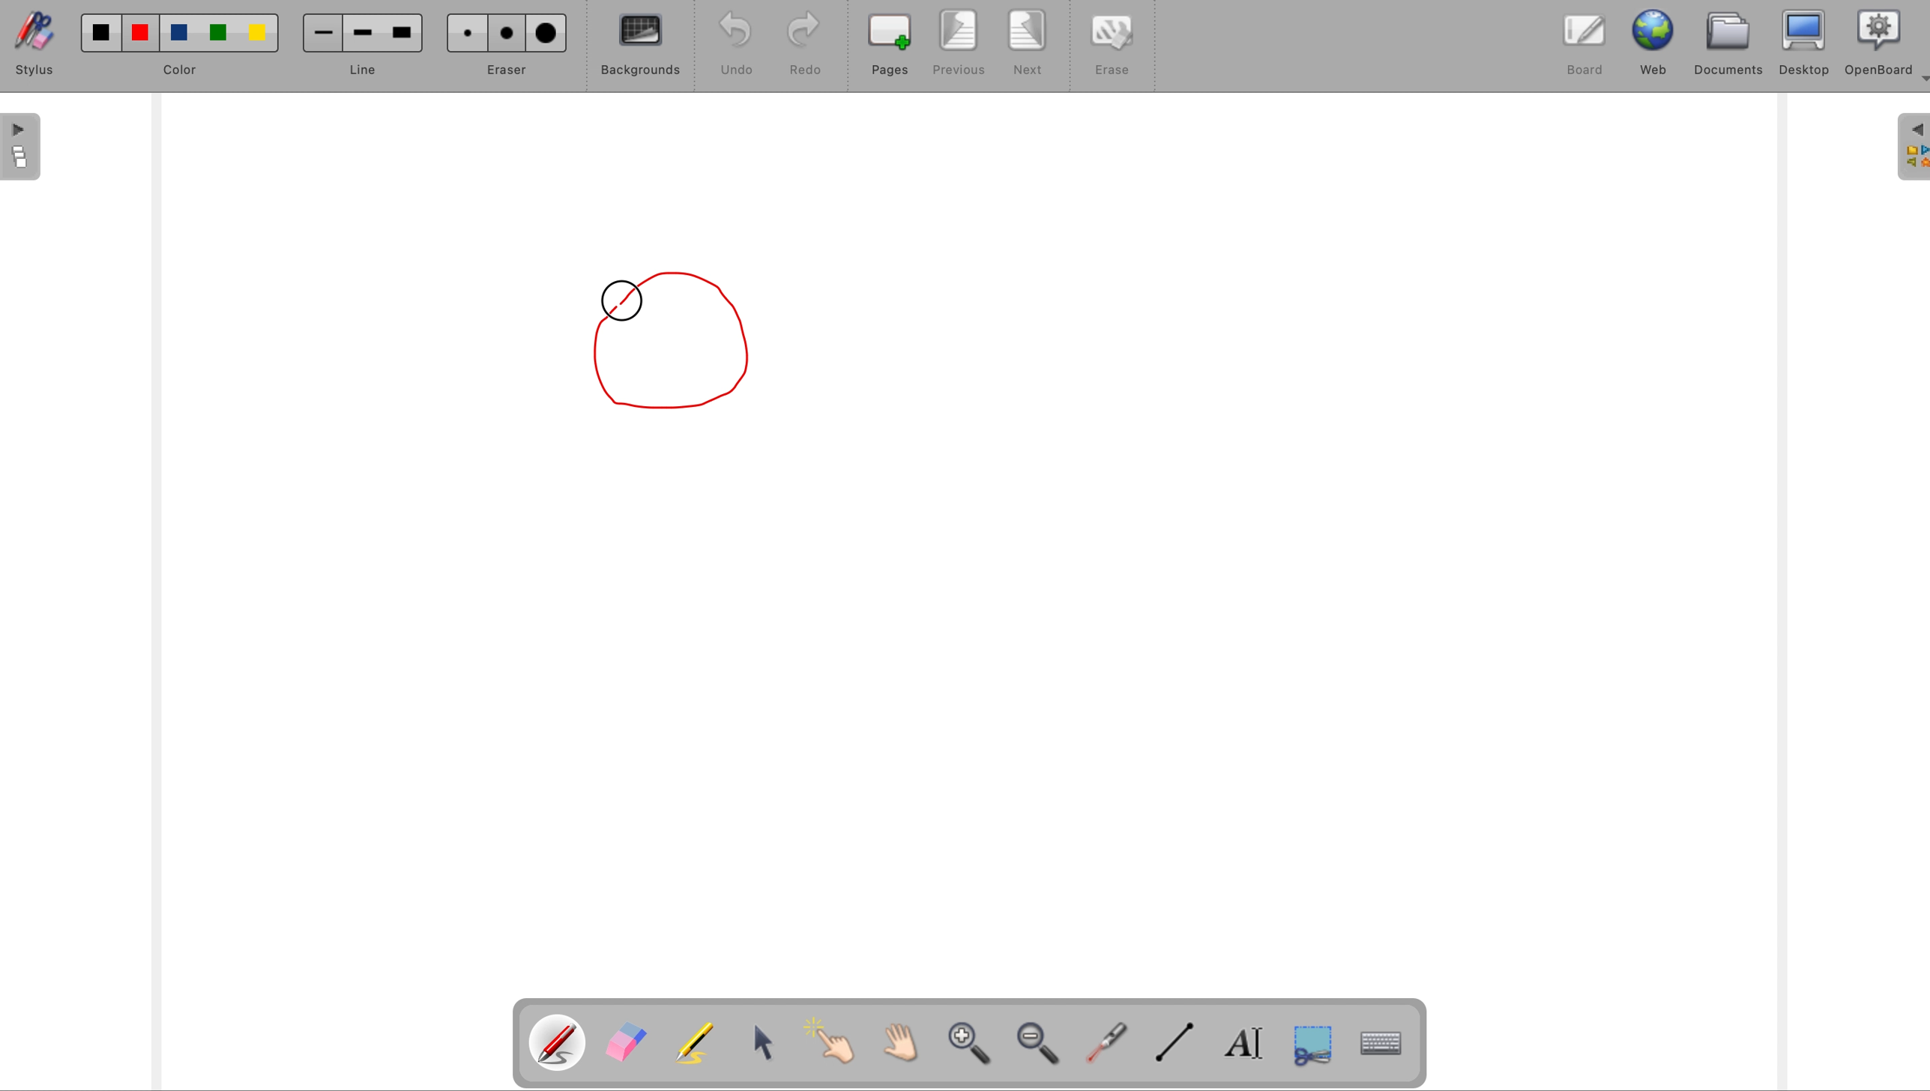 The width and height of the screenshot is (1930, 1091). Describe the element at coordinates (20, 148) in the screenshot. I see `page` at that location.